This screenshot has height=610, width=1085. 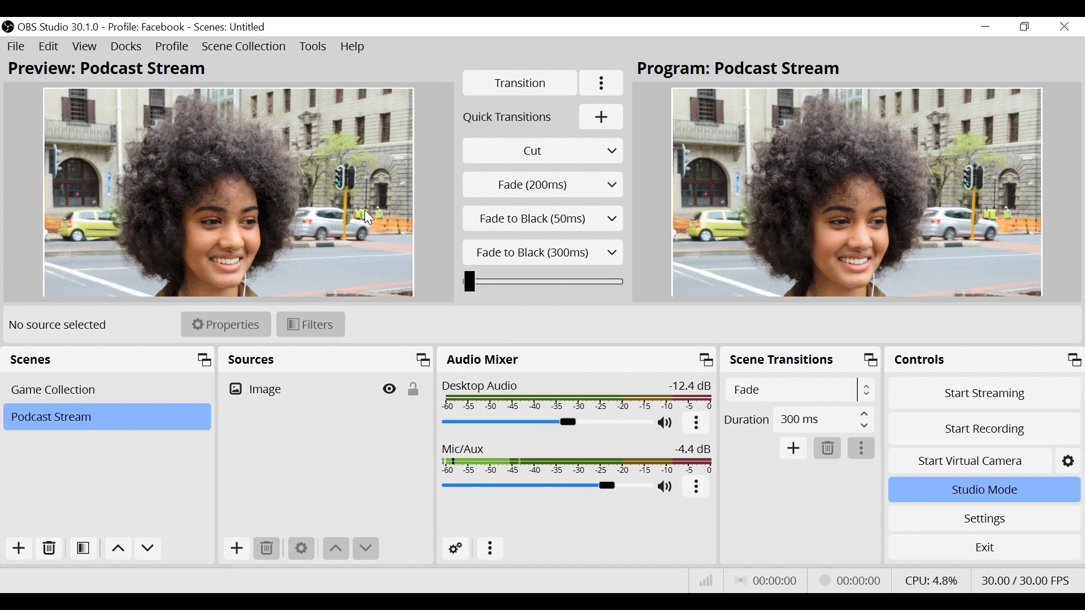 I want to click on More, so click(x=603, y=82).